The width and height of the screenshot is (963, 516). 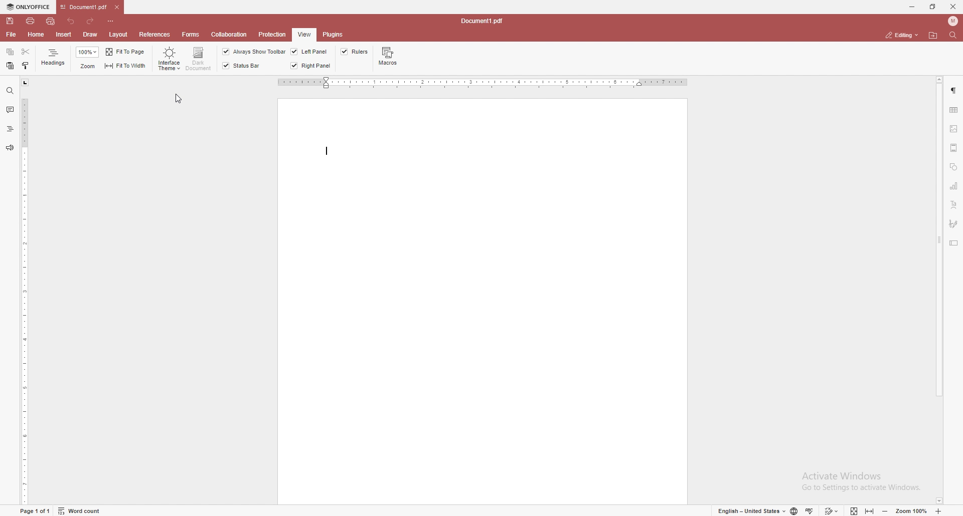 I want to click on spell check, so click(x=811, y=510).